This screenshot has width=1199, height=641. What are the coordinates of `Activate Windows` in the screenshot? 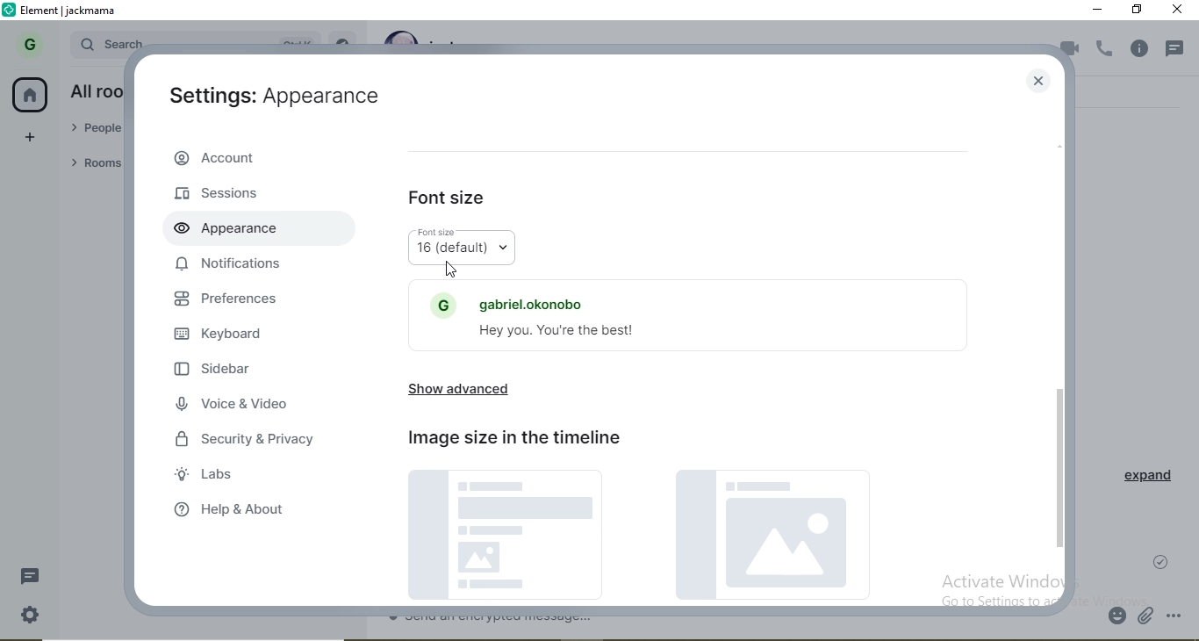 It's located at (1003, 580).